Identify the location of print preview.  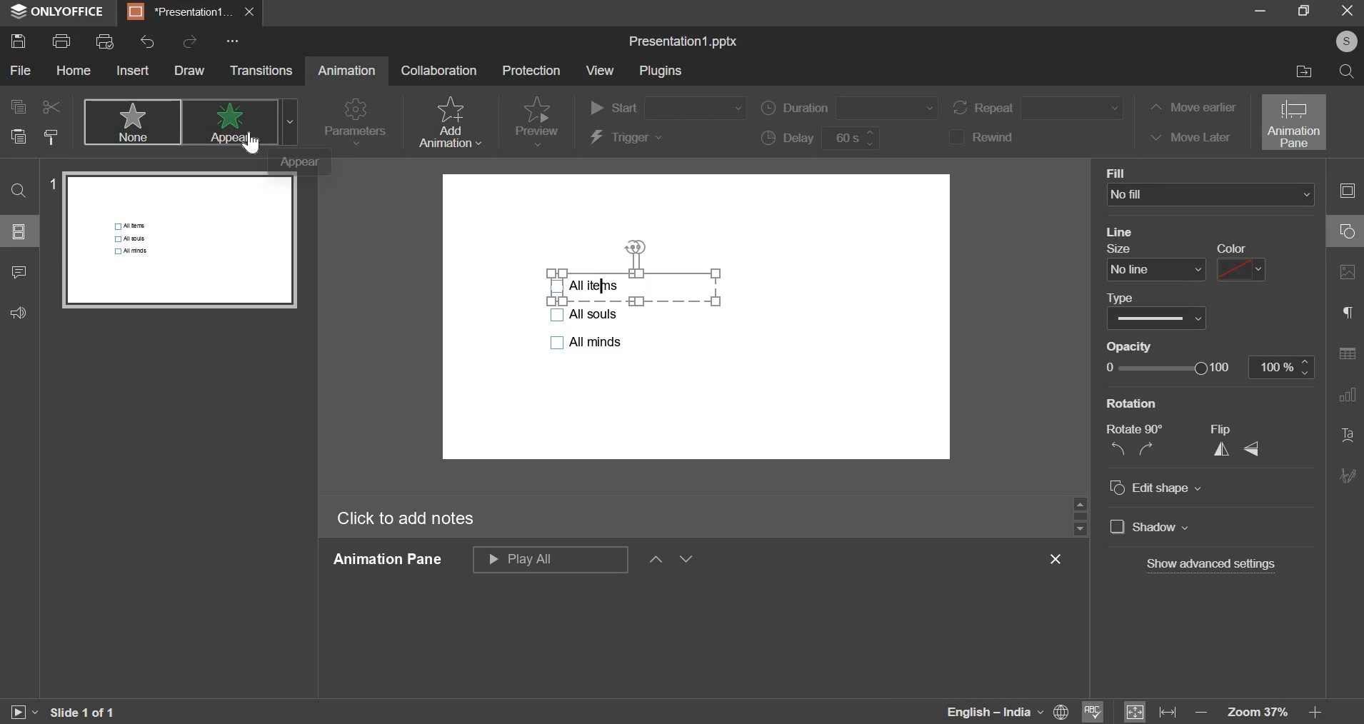
(104, 41).